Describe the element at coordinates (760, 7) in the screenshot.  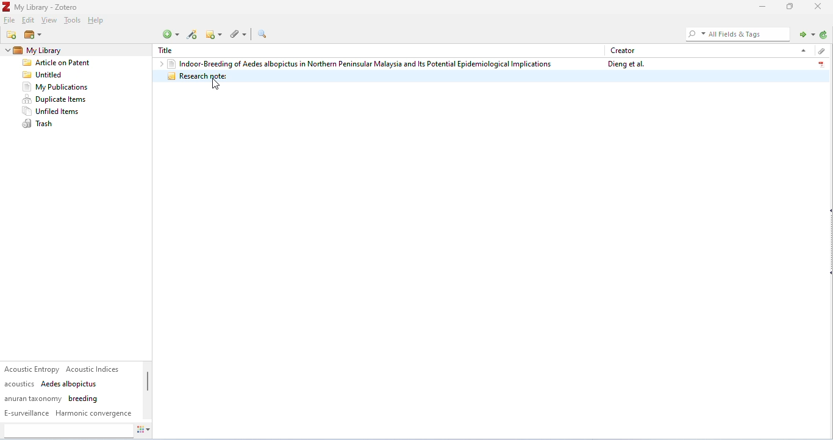
I see `minimize` at that location.